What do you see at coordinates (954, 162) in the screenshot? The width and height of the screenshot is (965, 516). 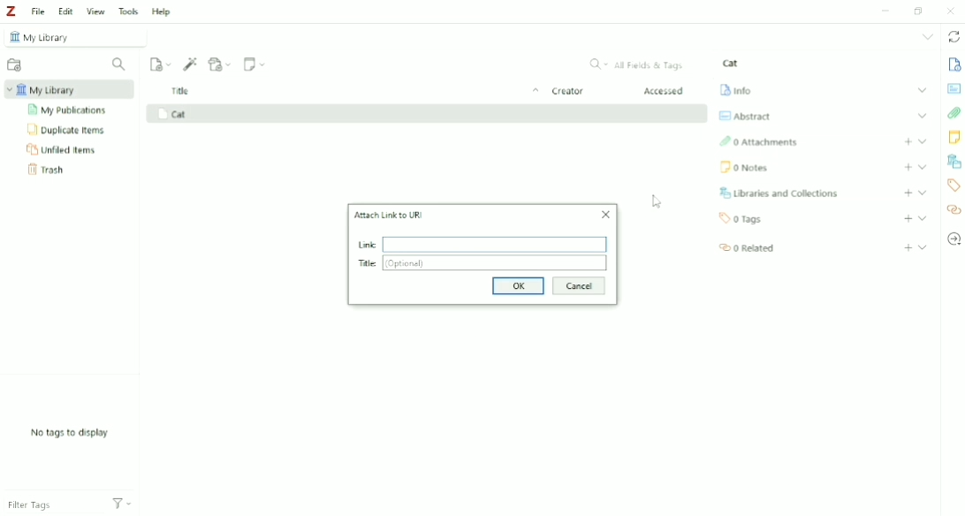 I see `Libraries and Collections` at bounding box center [954, 162].